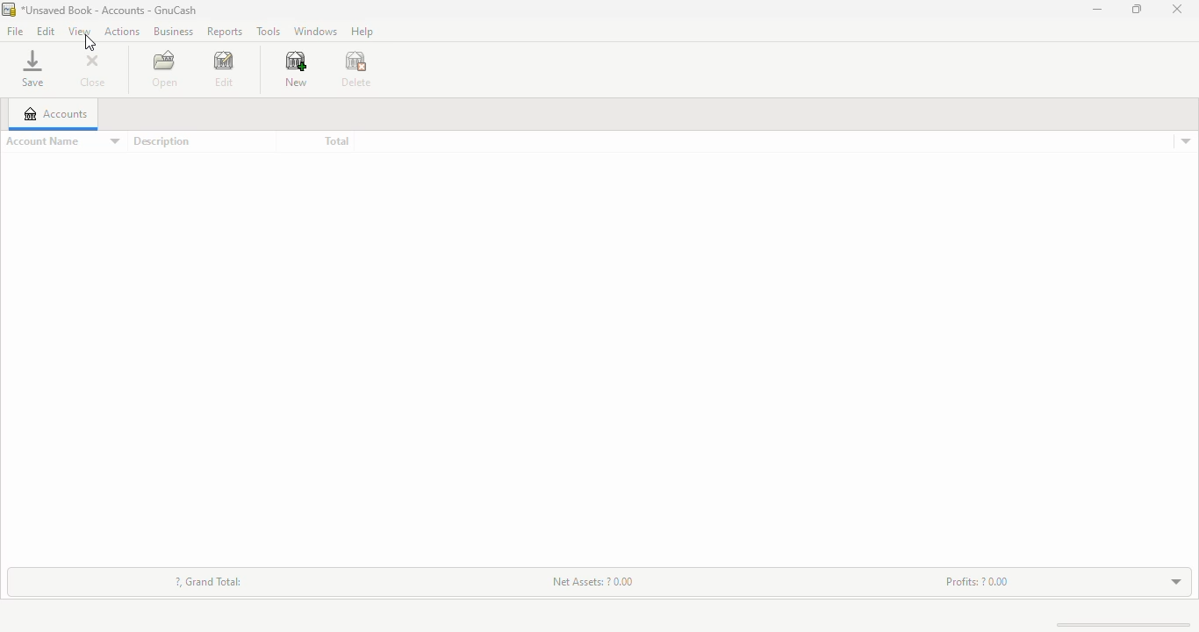  I want to click on delete, so click(356, 69).